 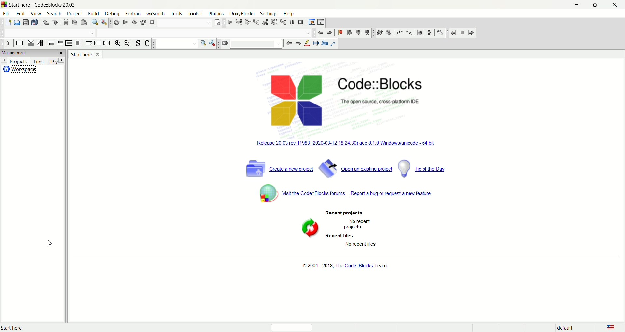 What do you see at coordinates (367, 32) in the screenshot?
I see `clear bookmark` at bounding box center [367, 32].